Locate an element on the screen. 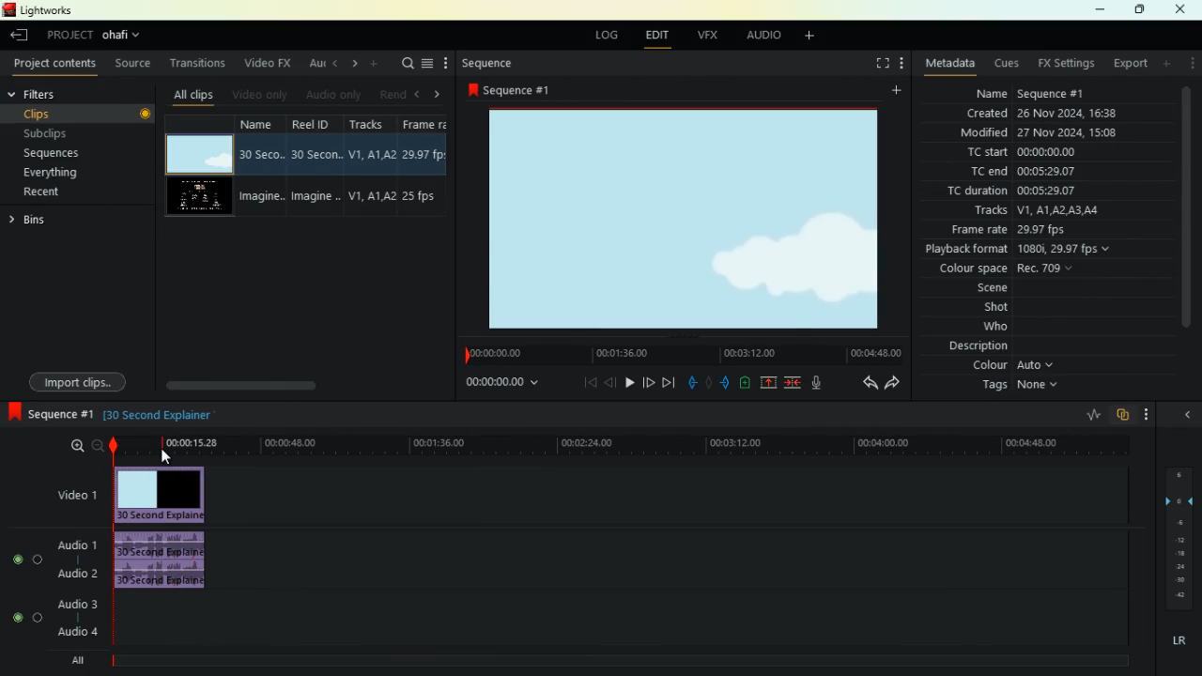 The width and height of the screenshot is (1202, 676). time is located at coordinates (492, 385).